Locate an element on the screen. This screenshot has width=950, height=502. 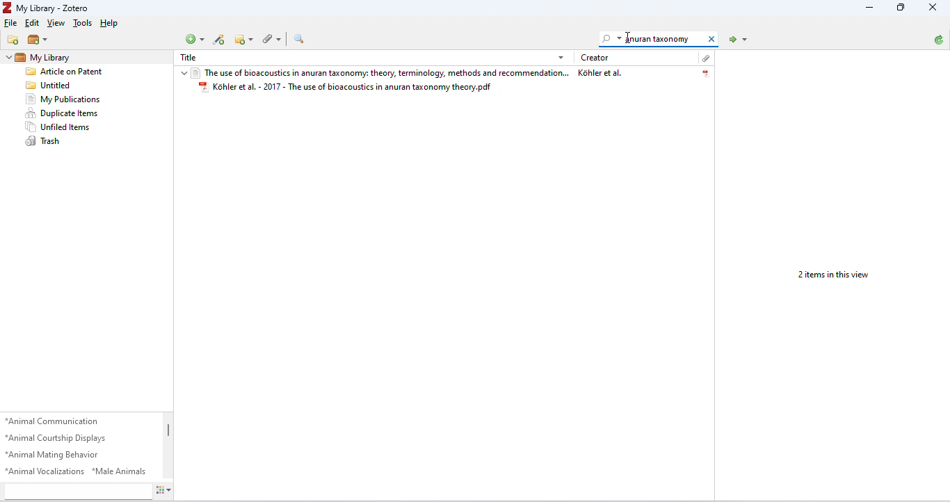
New Collection... is located at coordinates (14, 40).